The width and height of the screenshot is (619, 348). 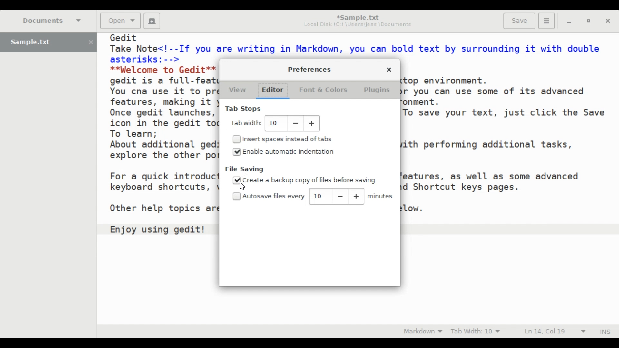 I want to click on increase , so click(x=312, y=124).